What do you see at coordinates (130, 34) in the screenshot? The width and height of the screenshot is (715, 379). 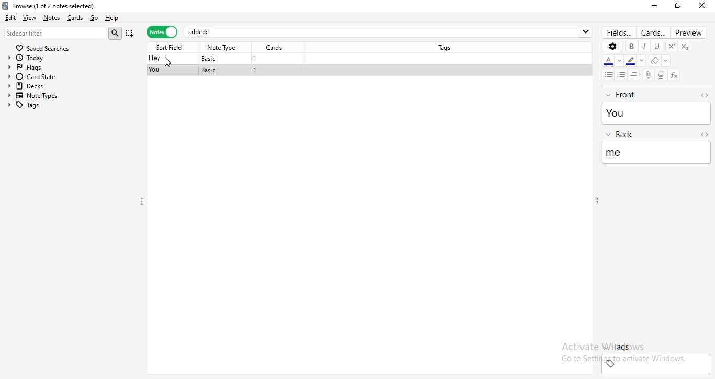 I see `append` at bounding box center [130, 34].